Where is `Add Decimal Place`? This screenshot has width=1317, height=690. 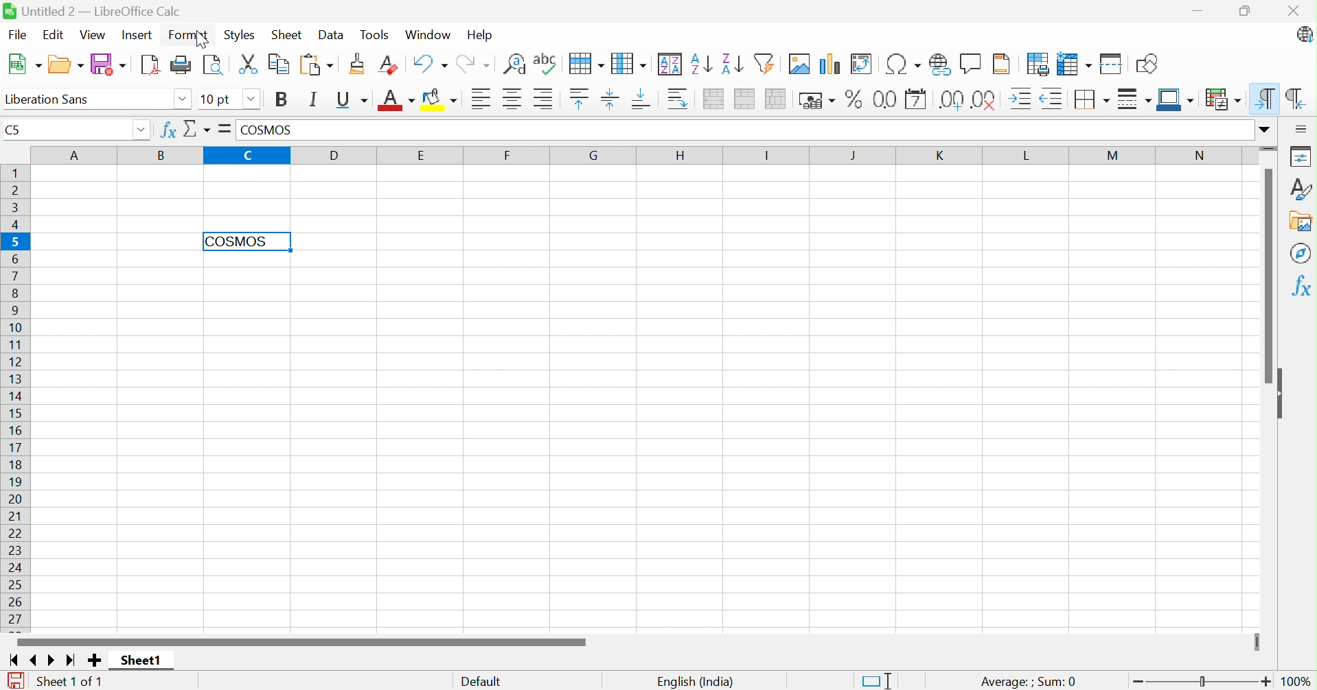
Add Decimal Place is located at coordinates (953, 99).